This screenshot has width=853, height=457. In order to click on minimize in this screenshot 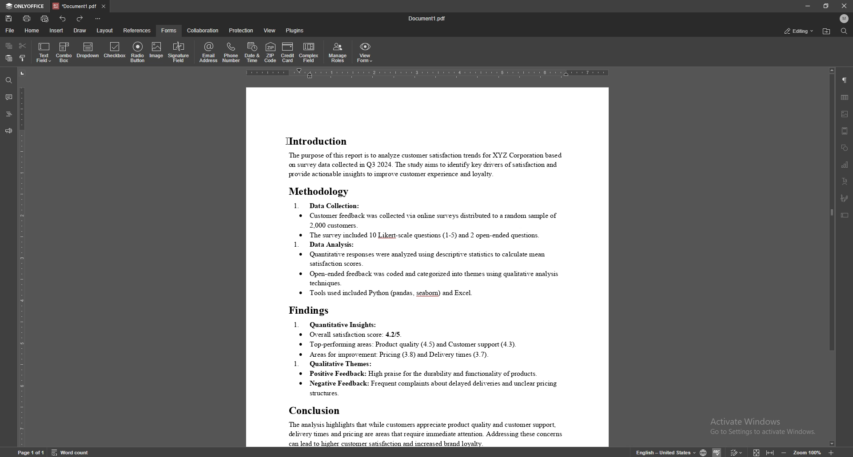, I will do `click(808, 6)`.